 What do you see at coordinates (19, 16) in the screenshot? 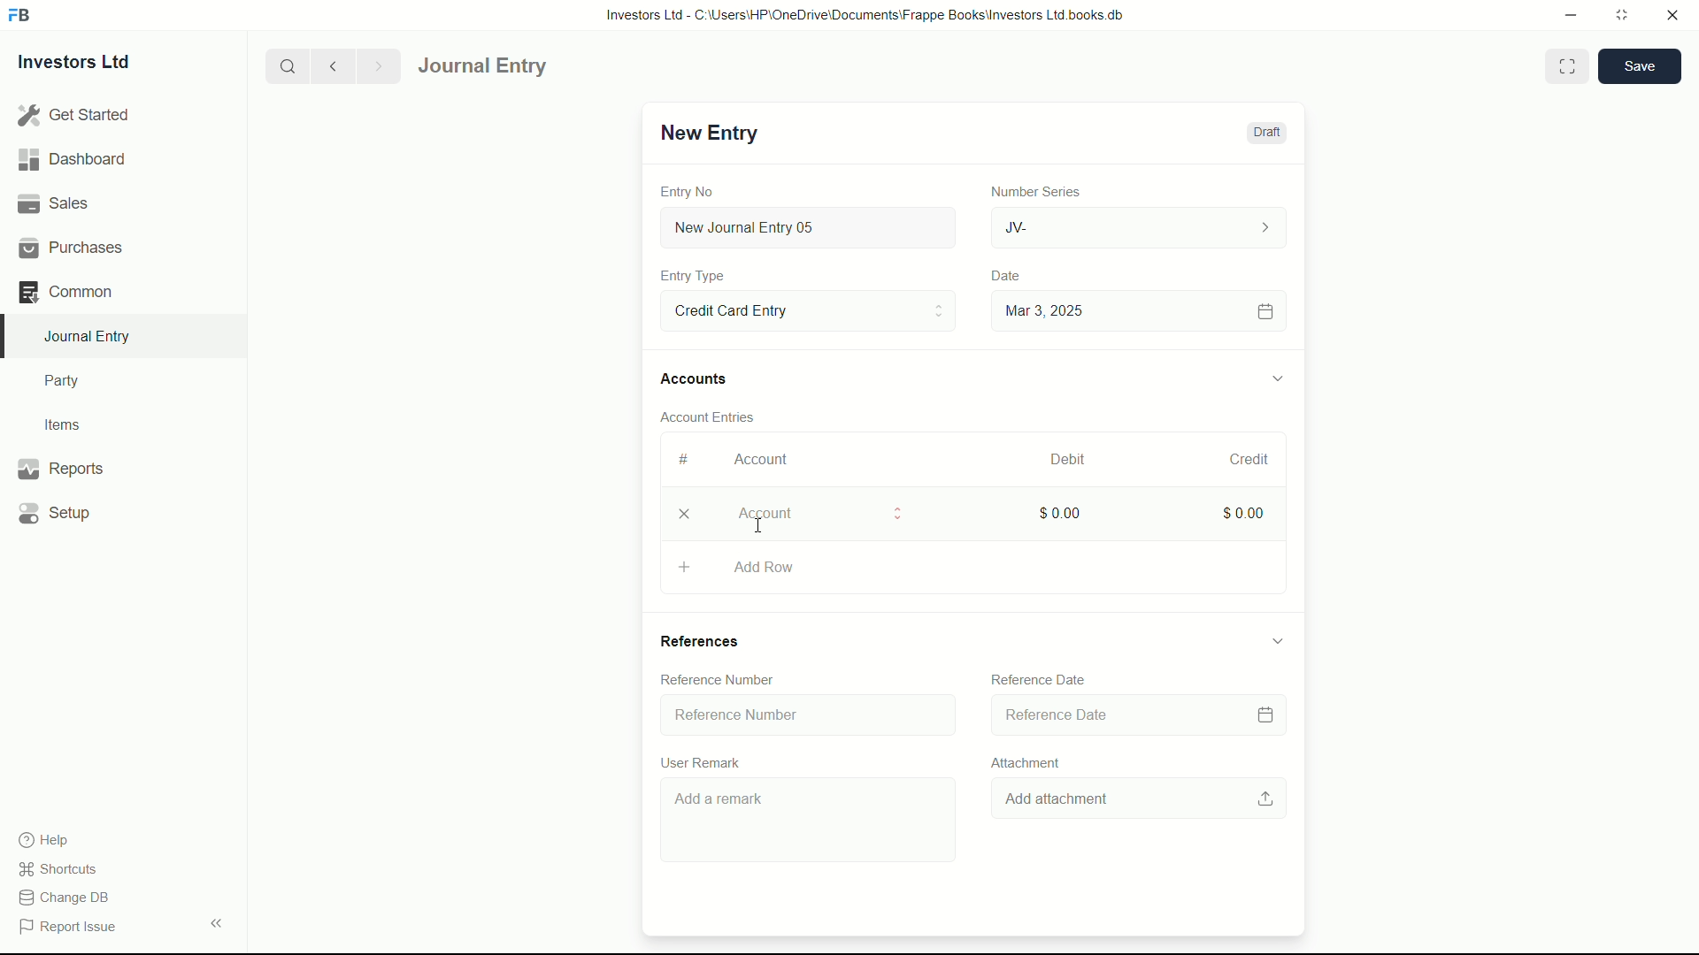
I see `FrappeBooks logo` at bounding box center [19, 16].